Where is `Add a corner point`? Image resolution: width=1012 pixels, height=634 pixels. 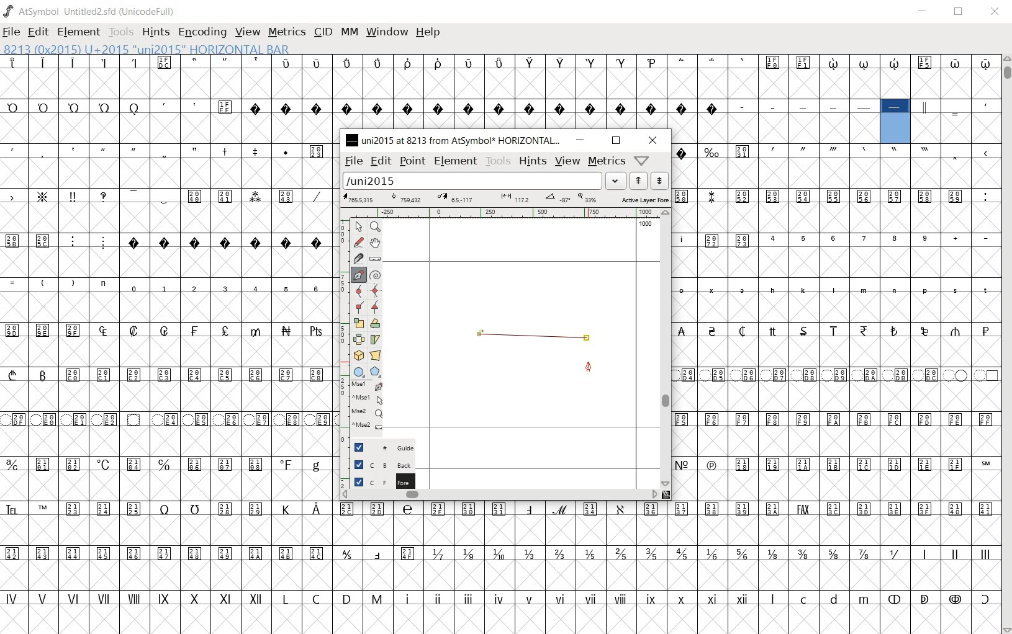 Add a corner point is located at coordinates (358, 308).